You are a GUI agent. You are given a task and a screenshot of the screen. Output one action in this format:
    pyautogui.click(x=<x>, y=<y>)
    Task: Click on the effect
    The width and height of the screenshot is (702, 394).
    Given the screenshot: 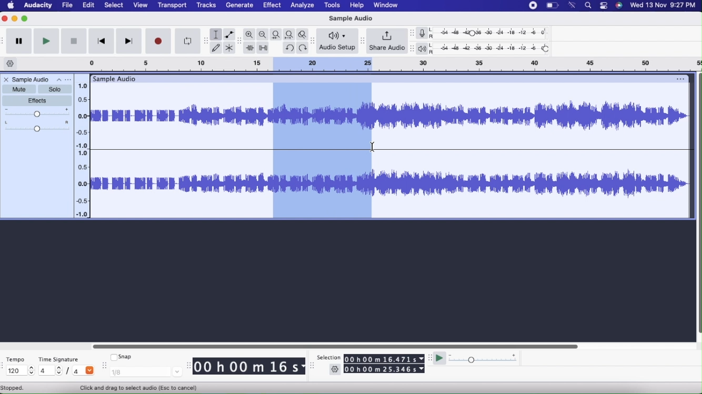 What is the action you would take?
    pyautogui.click(x=273, y=6)
    